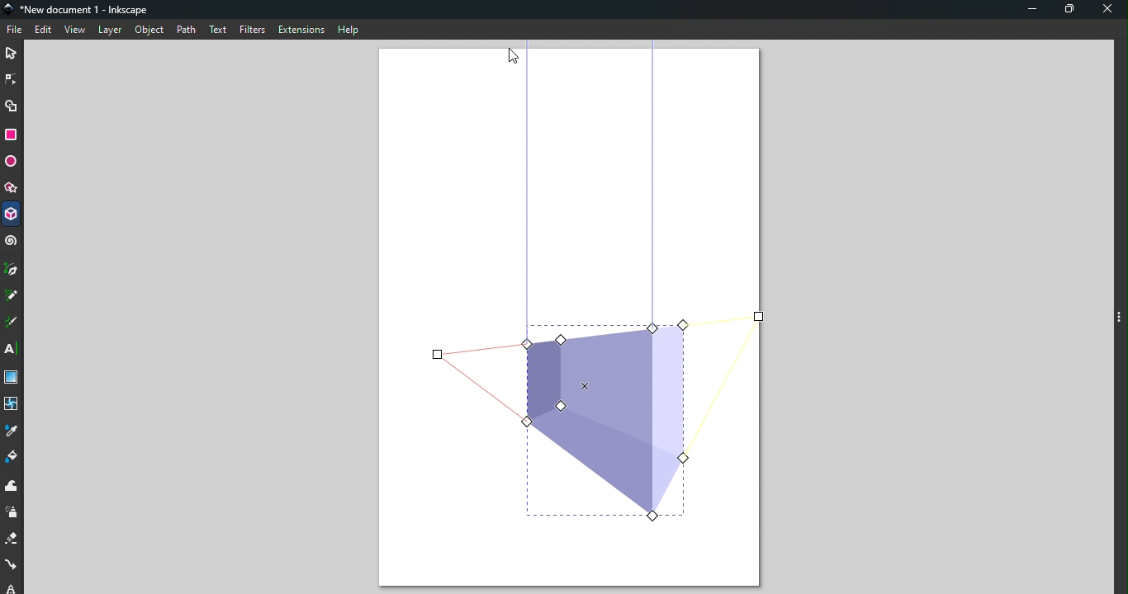 This screenshot has width=1128, height=594. What do you see at coordinates (110, 31) in the screenshot?
I see `Layer` at bounding box center [110, 31].